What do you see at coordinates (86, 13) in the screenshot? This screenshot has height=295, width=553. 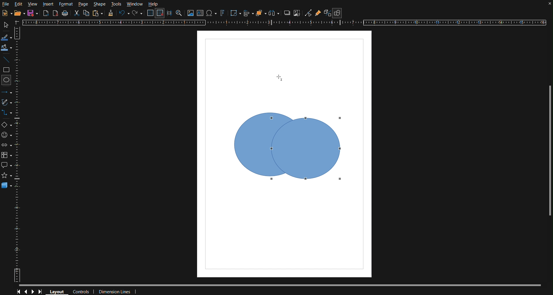 I see `Copy` at bounding box center [86, 13].